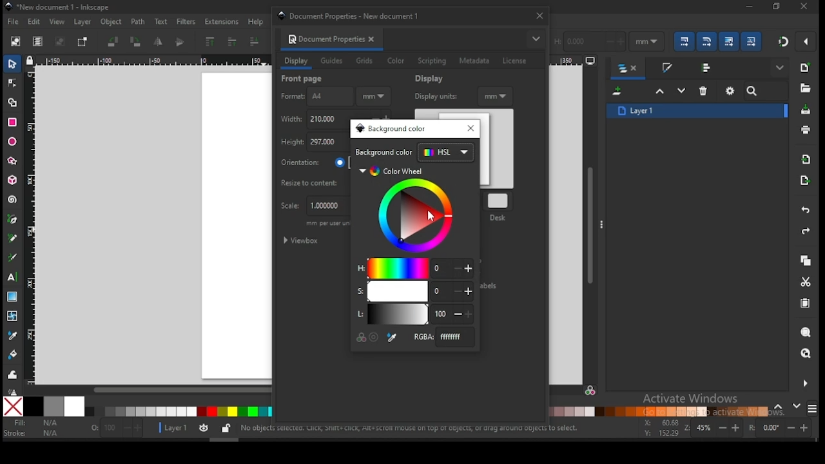 This screenshot has height=464, width=825. I want to click on shape builder tool, so click(13, 101).